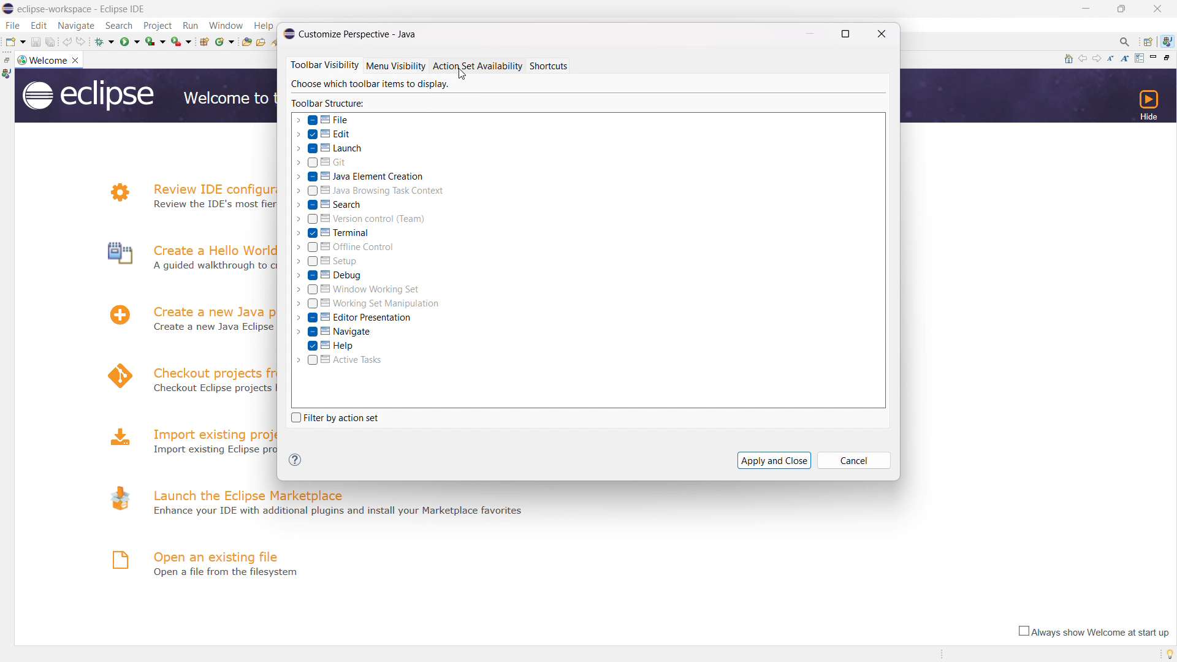 The image size is (1177, 662). What do you see at coordinates (338, 359) in the screenshot?
I see `active tasks` at bounding box center [338, 359].